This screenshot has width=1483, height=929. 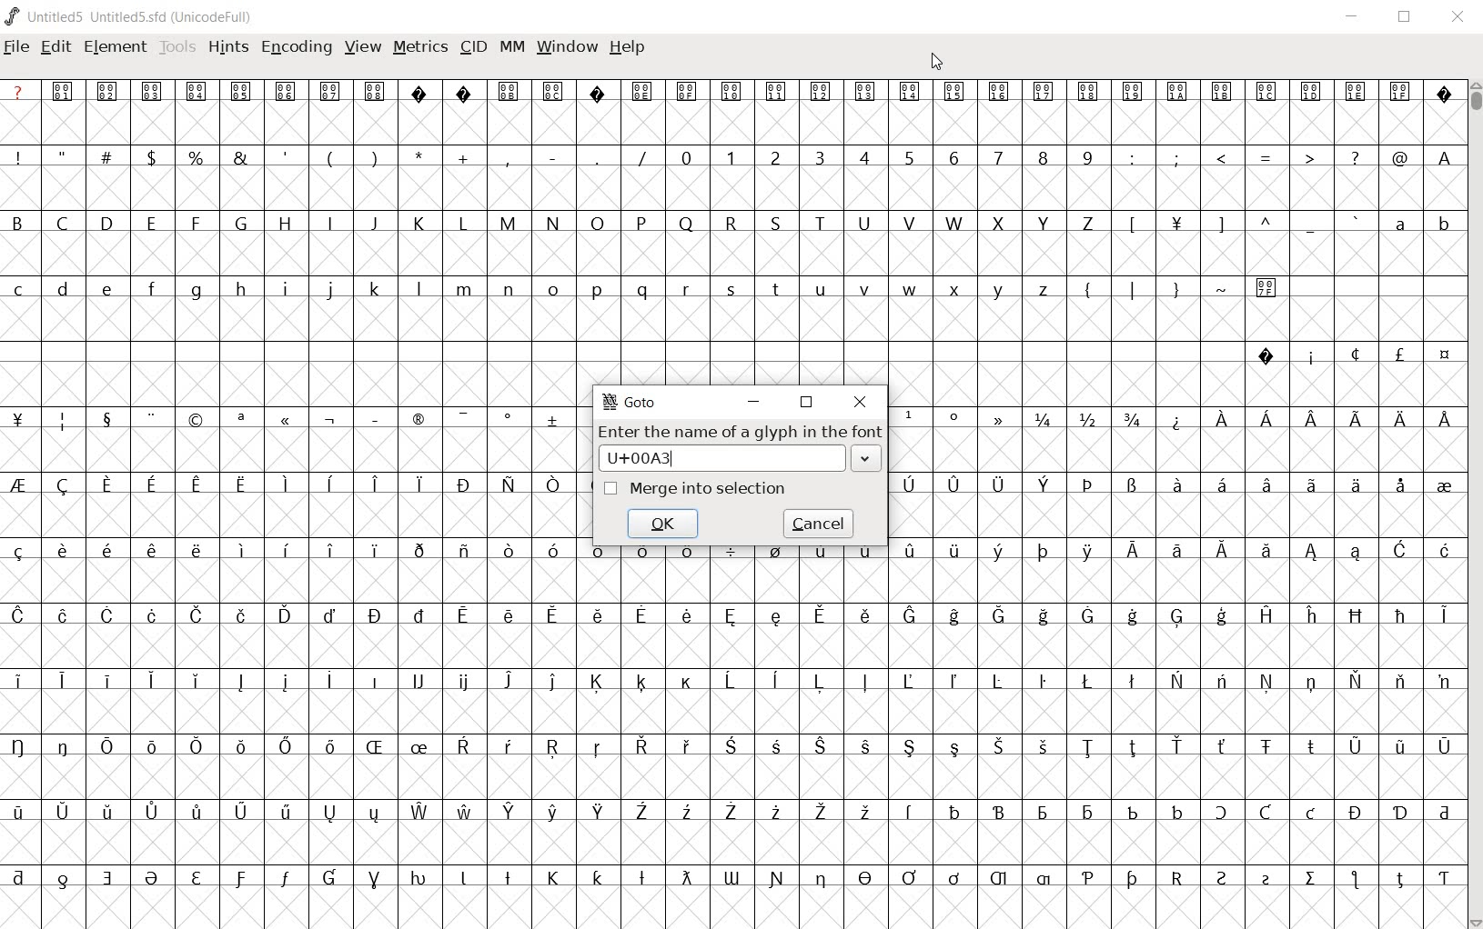 What do you see at coordinates (1445, 616) in the screenshot?
I see `Symbol` at bounding box center [1445, 616].